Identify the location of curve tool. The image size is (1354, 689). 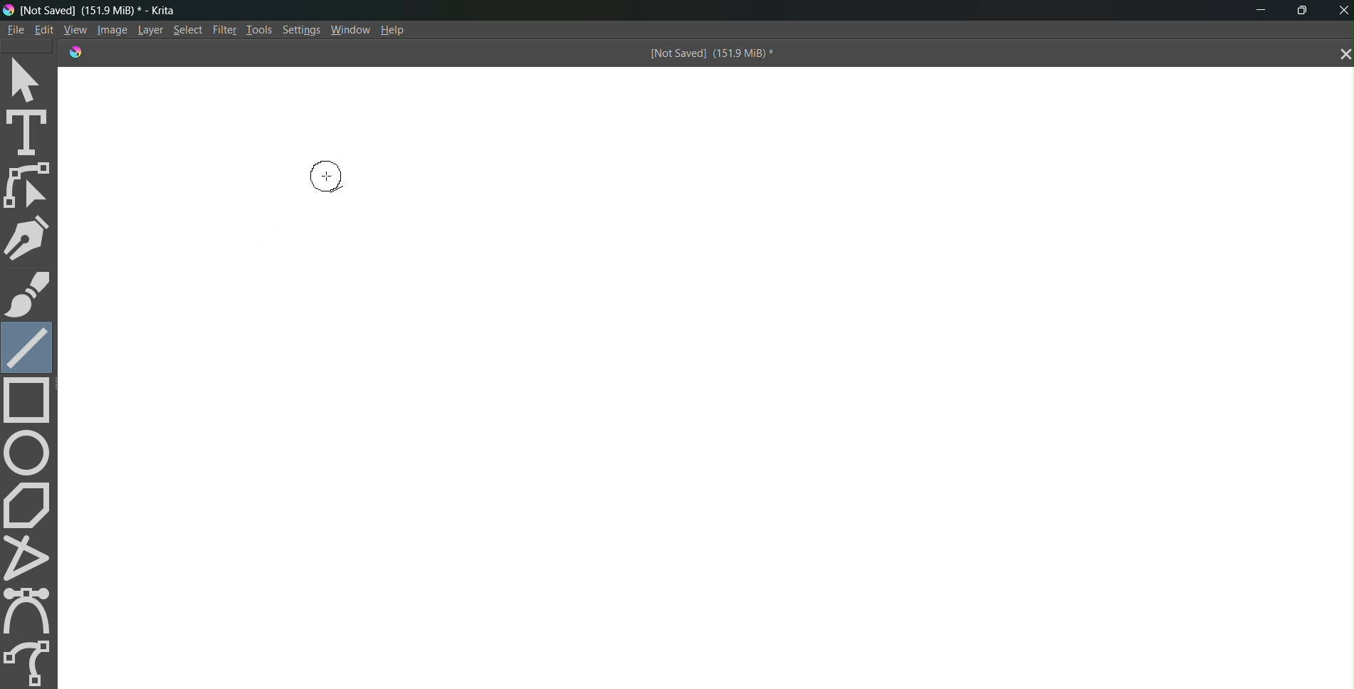
(32, 610).